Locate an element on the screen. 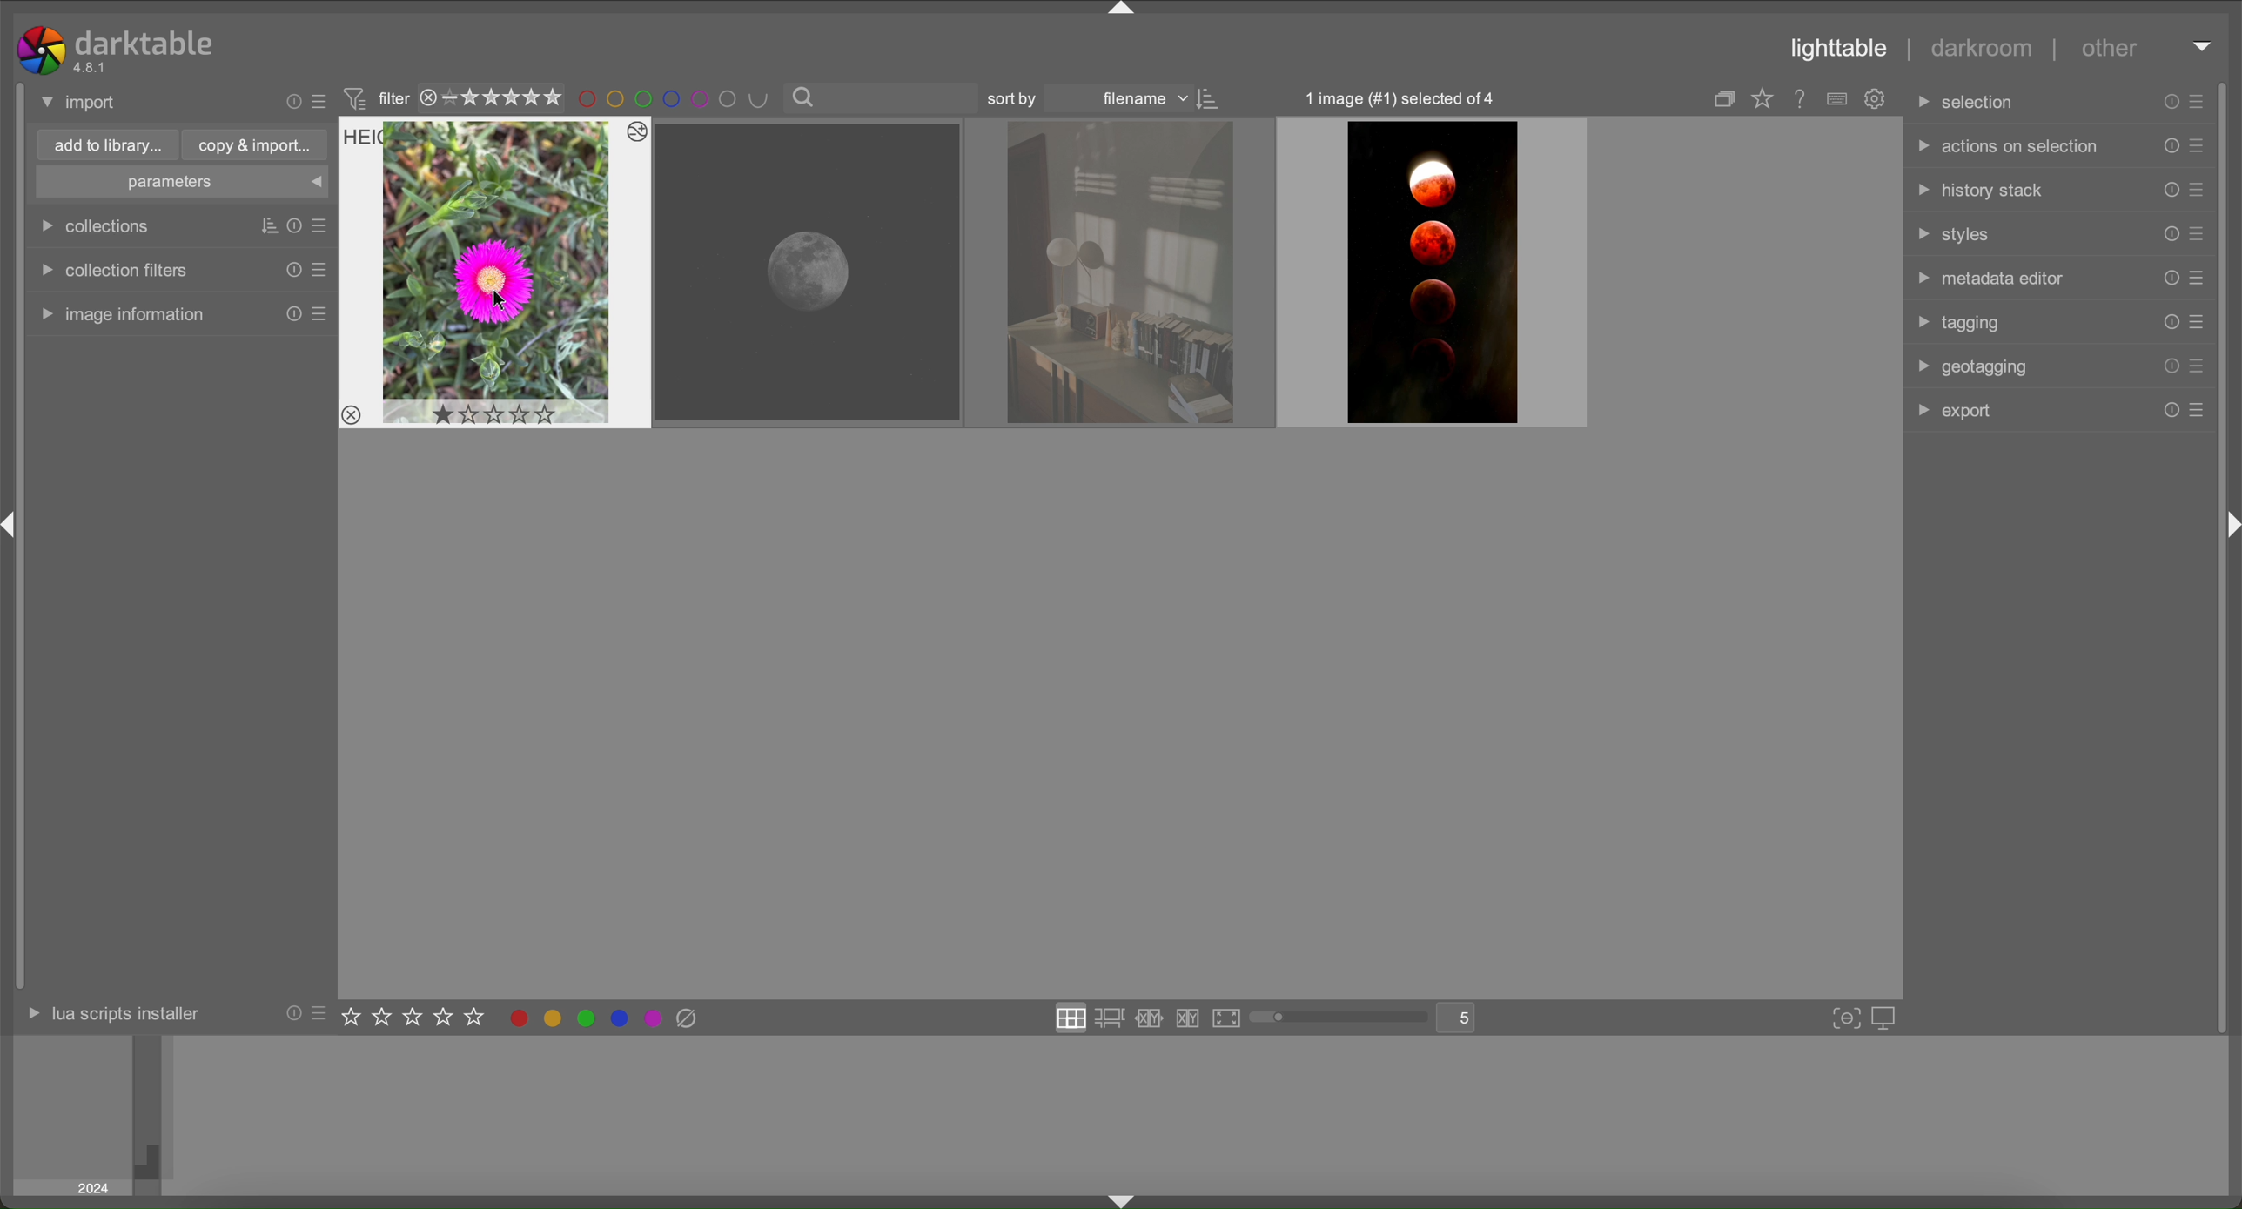 Image resolution: width=2242 pixels, height=1209 pixels. Parameters is located at coordinates (182, 182).